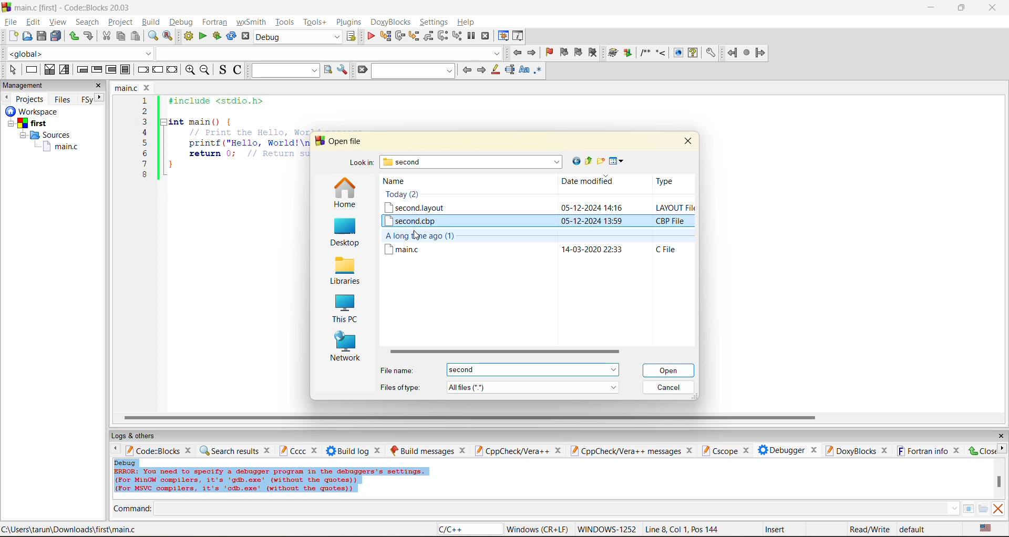  What do you see at coordinates (229, 450) in the screenshot?
I see `search results` at bounding box center [229, 450].